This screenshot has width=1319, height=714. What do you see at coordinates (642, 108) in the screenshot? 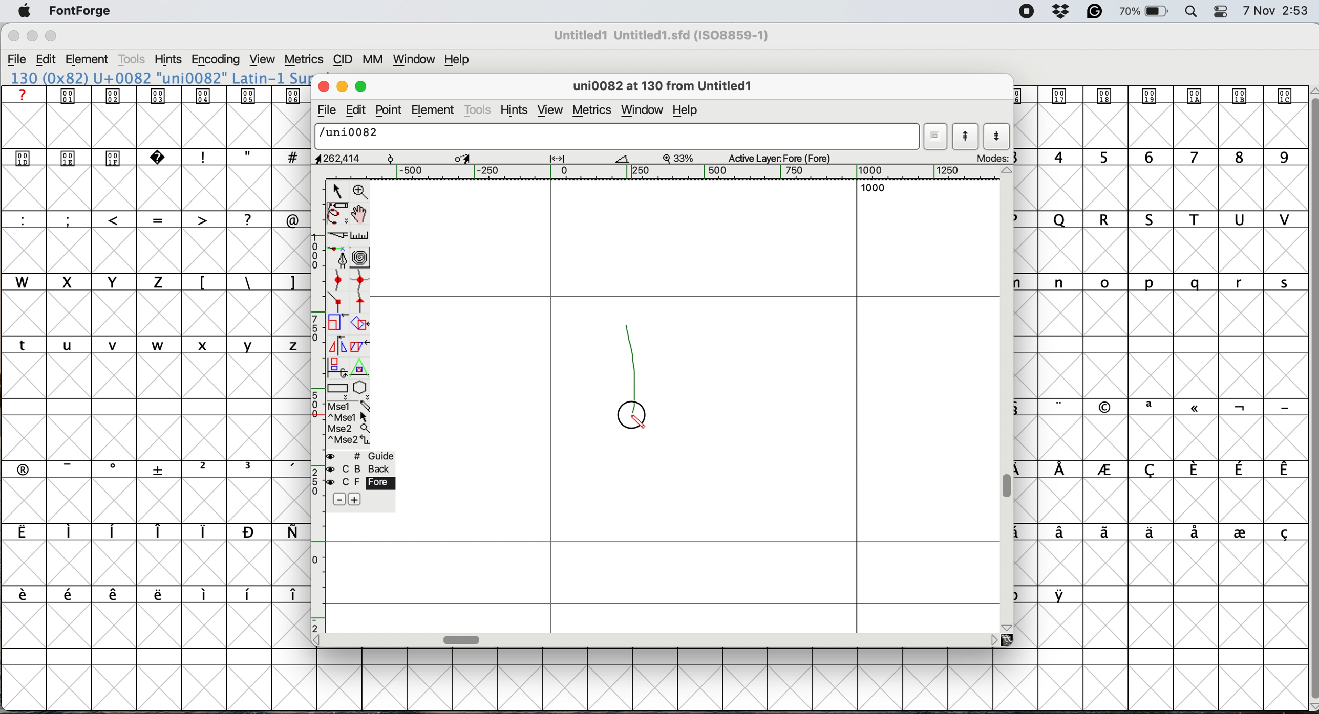
I see `window` at bounding box center [642, 108].